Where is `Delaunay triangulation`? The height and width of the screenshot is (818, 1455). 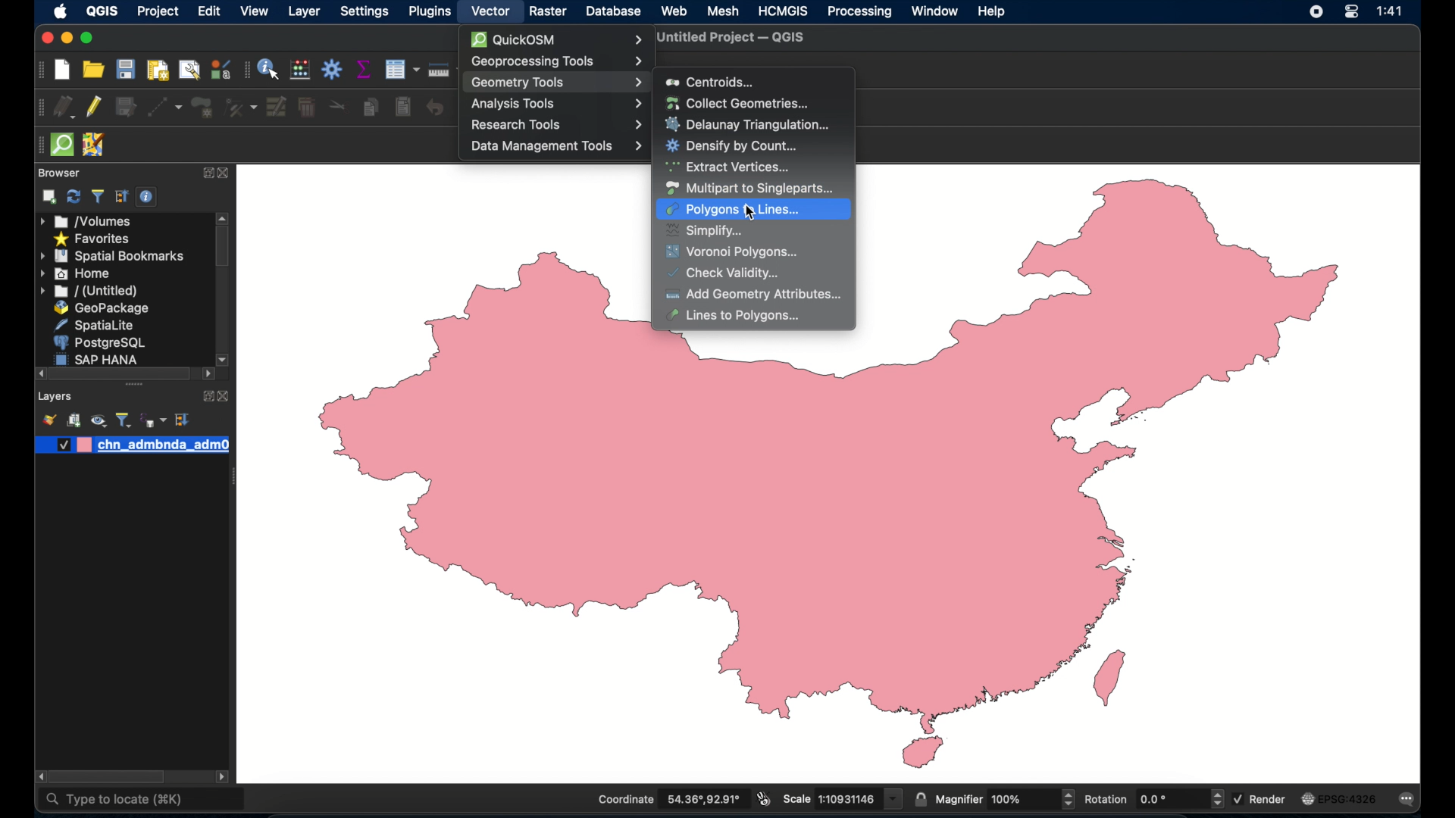
Delaunay triangulation is located at coordinates (750, 124).